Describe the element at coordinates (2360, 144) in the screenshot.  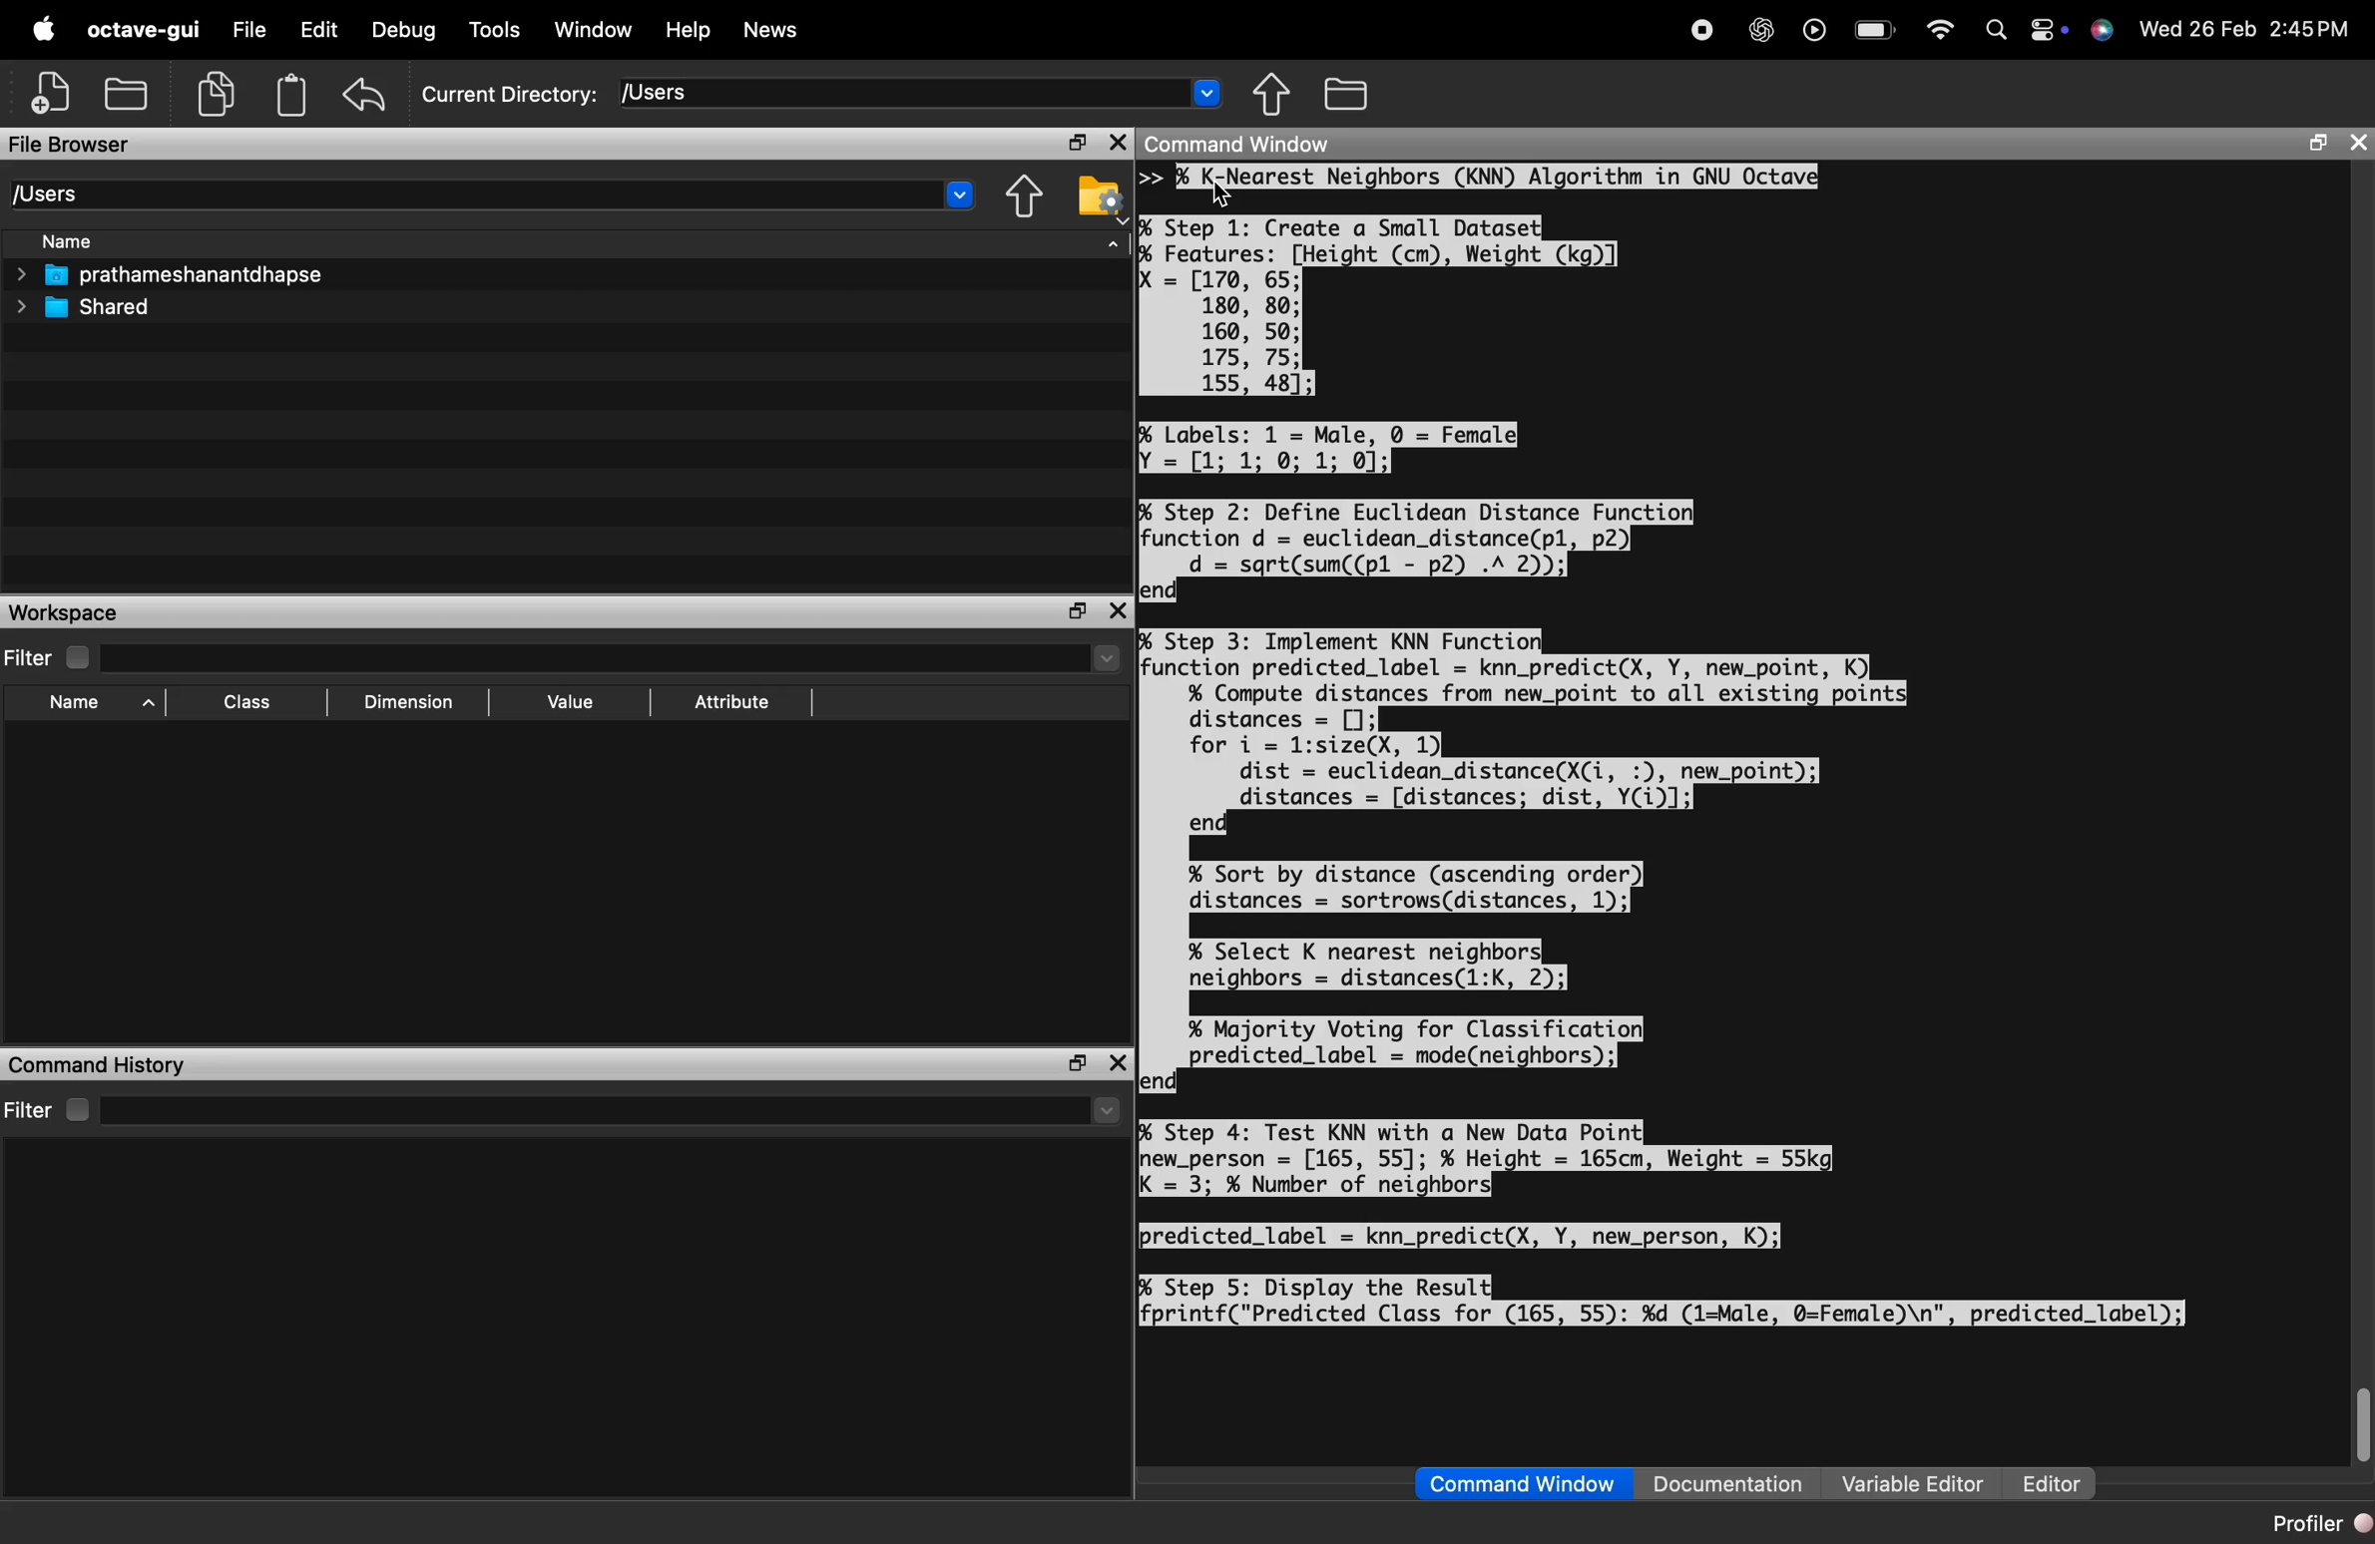
I see `close` at that location.